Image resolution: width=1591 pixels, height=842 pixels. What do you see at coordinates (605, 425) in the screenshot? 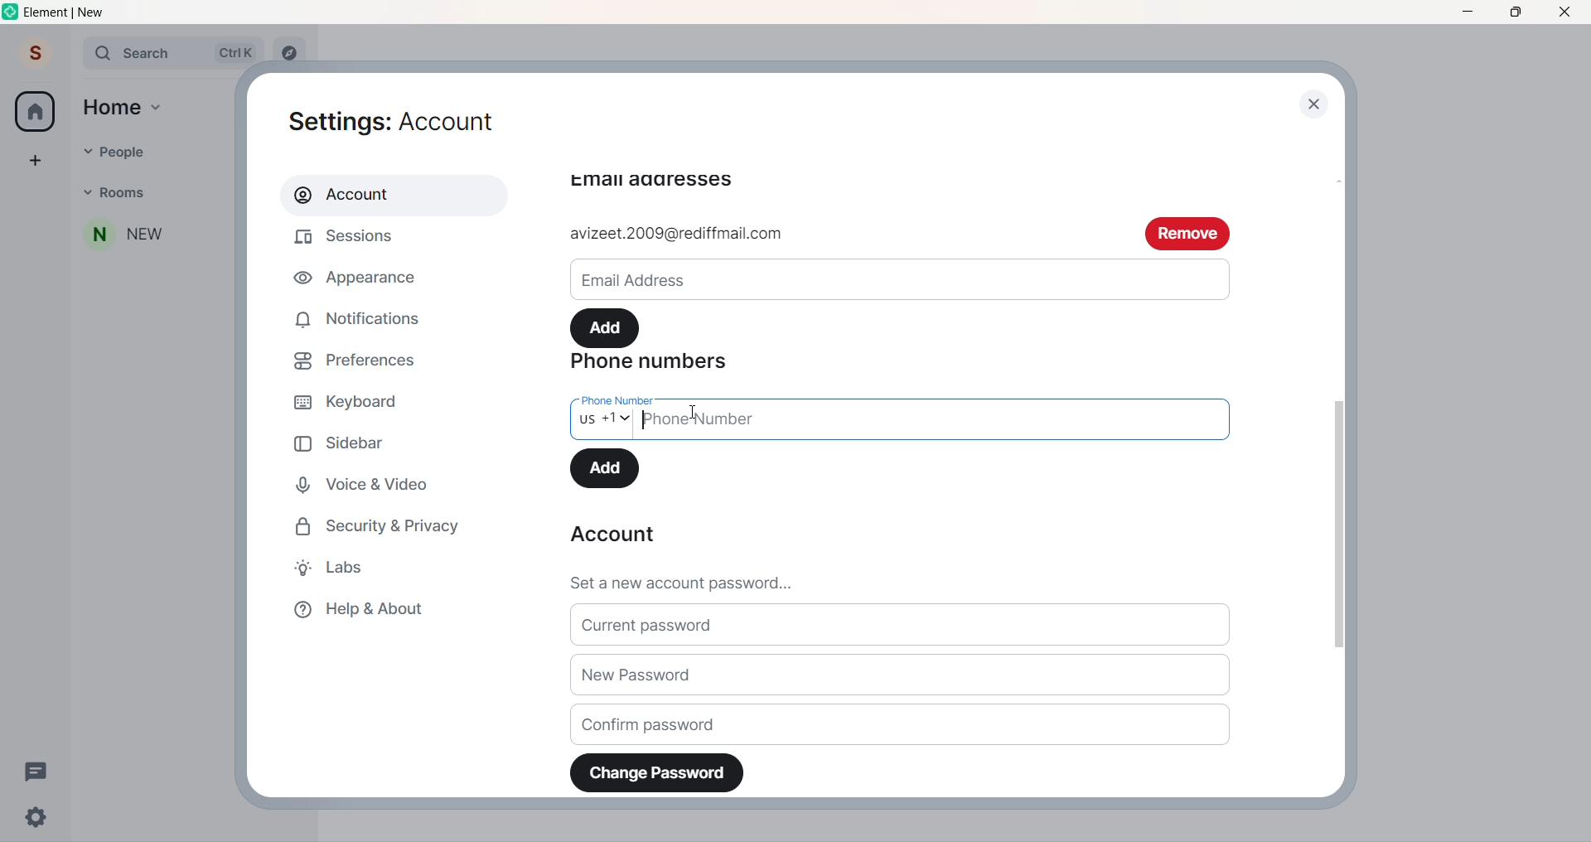
I see `Select Country` at bounding box center [605, 425].